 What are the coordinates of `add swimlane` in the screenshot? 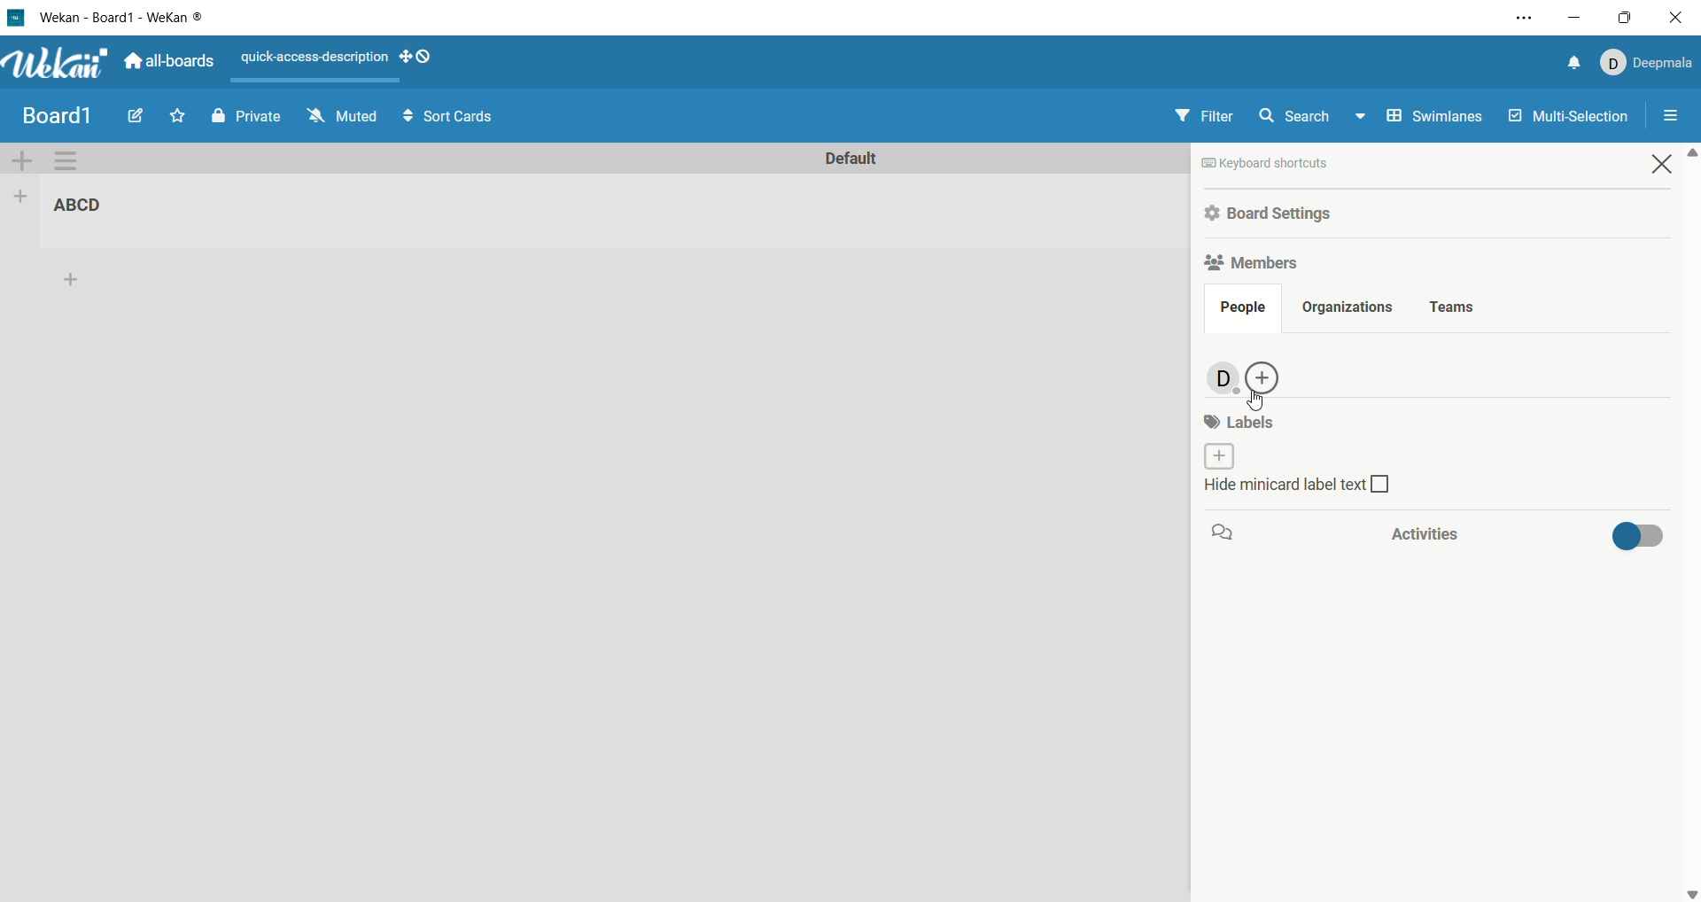 It's located at (22, 162).